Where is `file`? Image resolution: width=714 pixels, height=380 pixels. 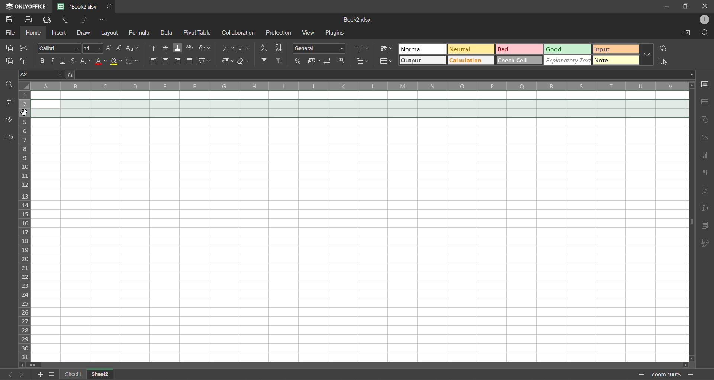
file is located at coordinates (10, 32).